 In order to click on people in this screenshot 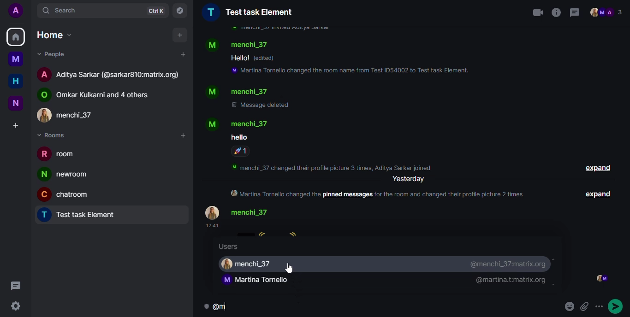, I will do `click(607, 12)`.